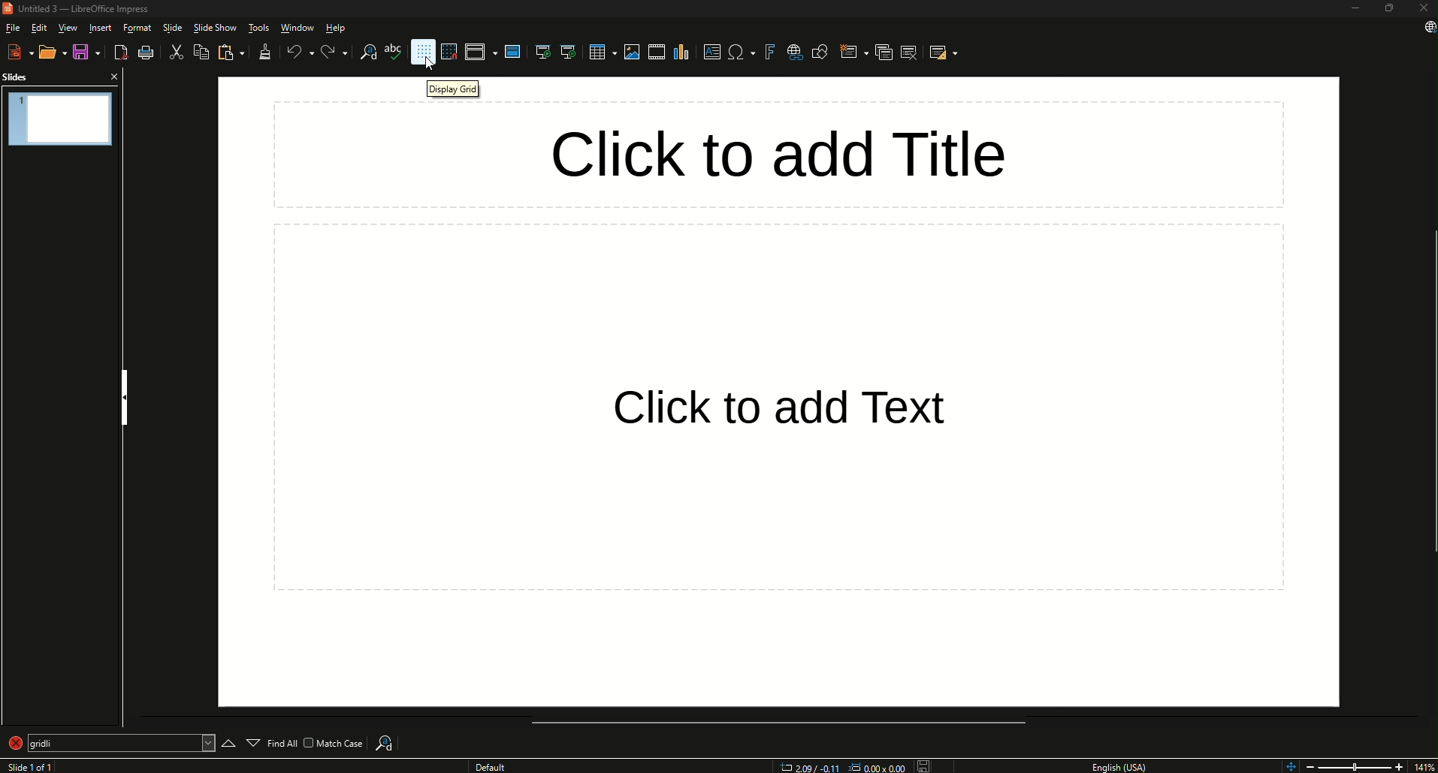 This screenshot has height=773, width=1438. What do you see at coordinates (422, 52) in the screenshot?
I see `Display grid` at bounding box center [422, 52].